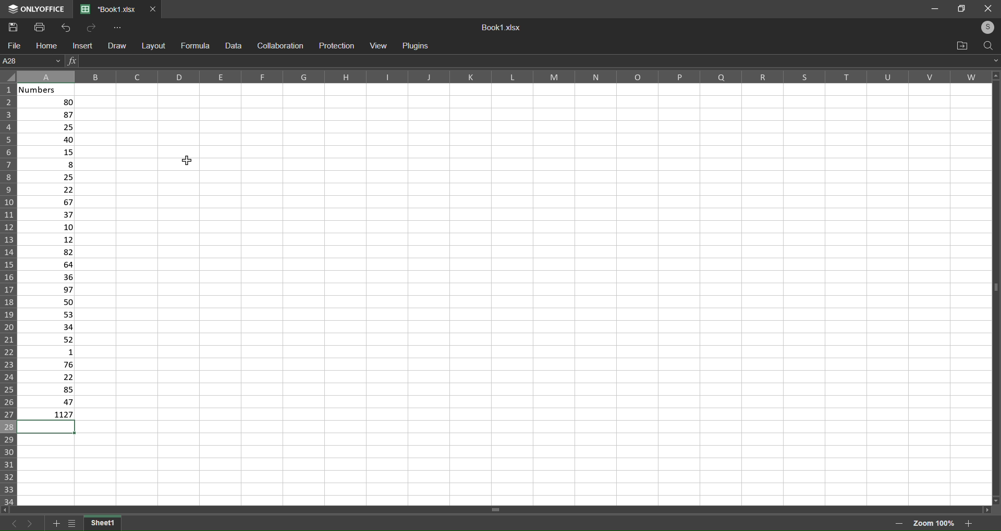  What do you see at coordinates (994, 59) in the screenshot?
I see `expand` at bounding box center [994, 59].